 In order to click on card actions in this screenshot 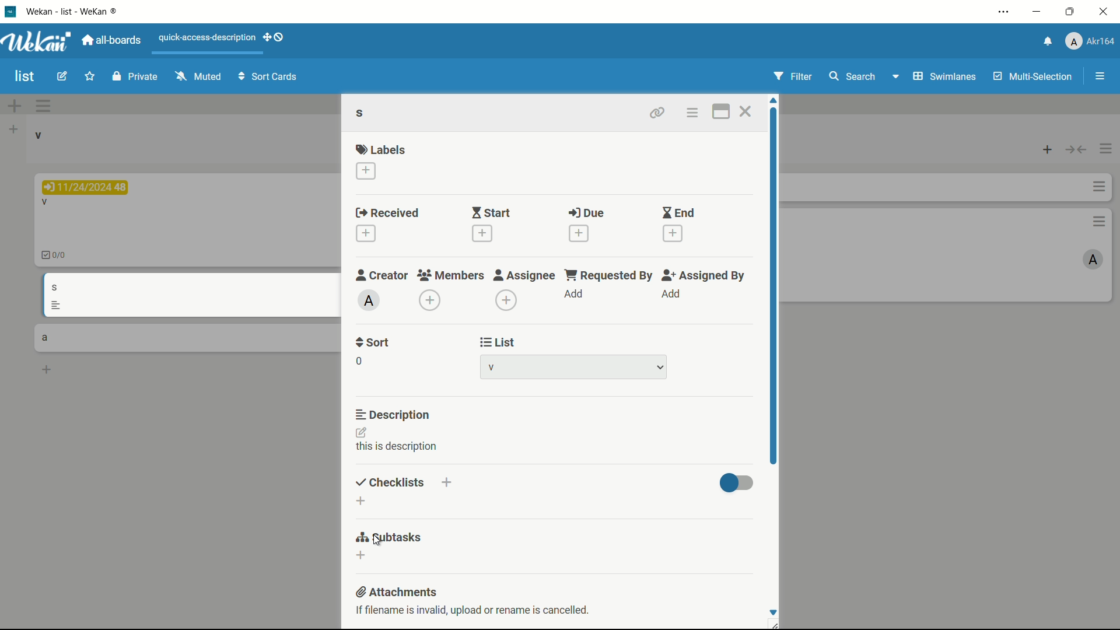, I will do `click(691, 113)`.